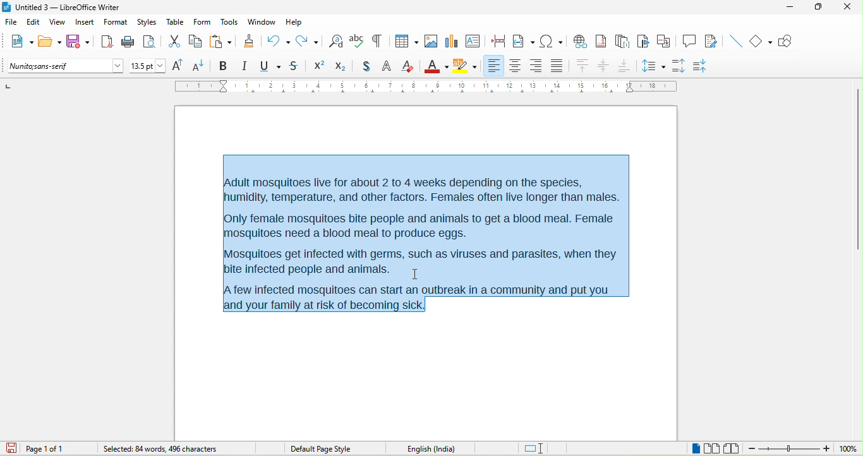  Describe the element at coordinates (450, 40) in the screenshot. I see `chart` at that location.